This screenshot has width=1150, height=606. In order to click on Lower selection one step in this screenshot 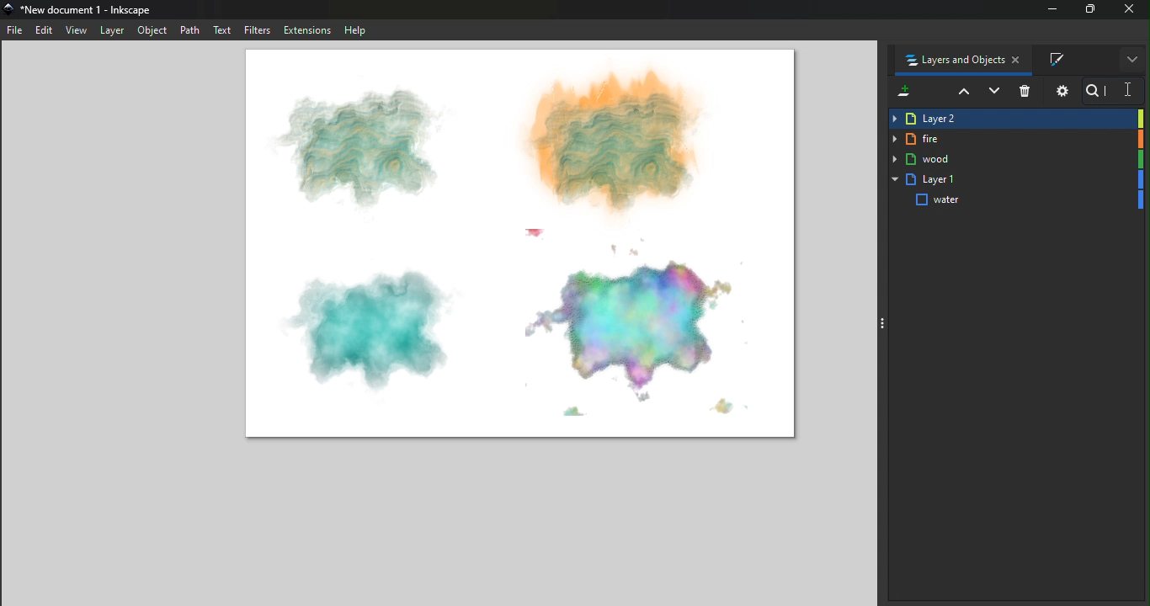, I will do `click(993, 93)`.